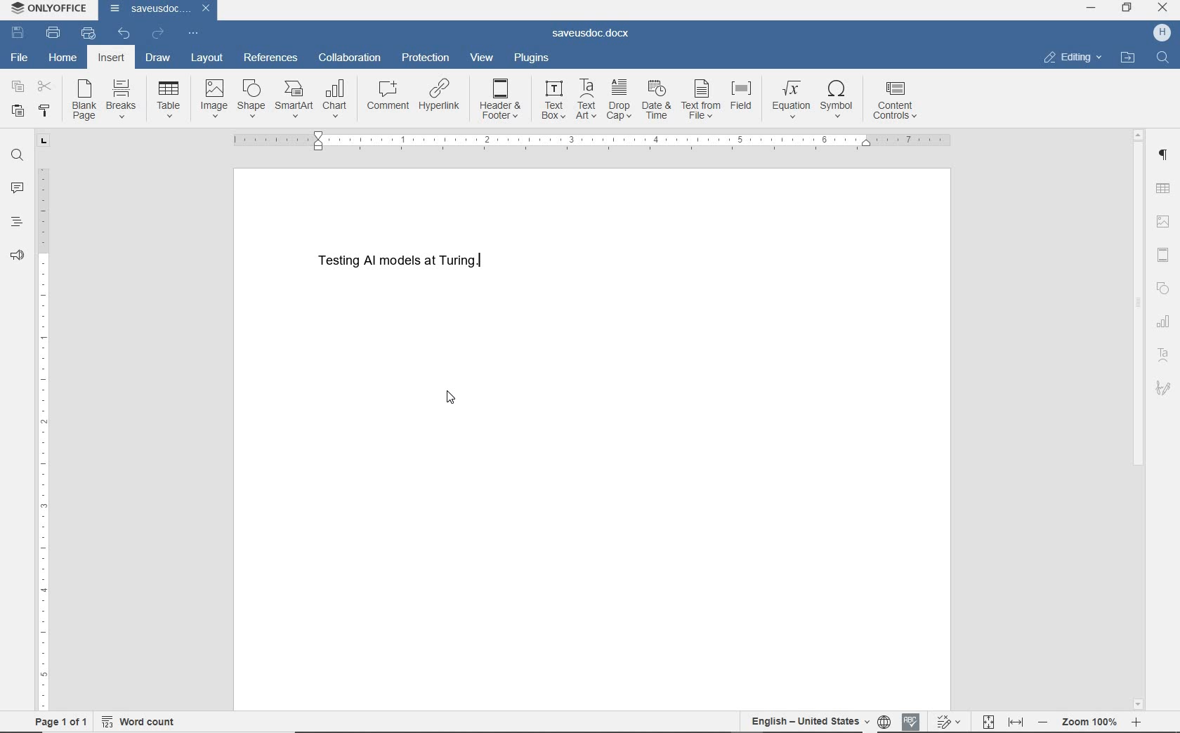 The image size is (1180, 733). Describe the element at coordinates (1091, 8) in the screenshot. I see `MINIMIZE` at that location.